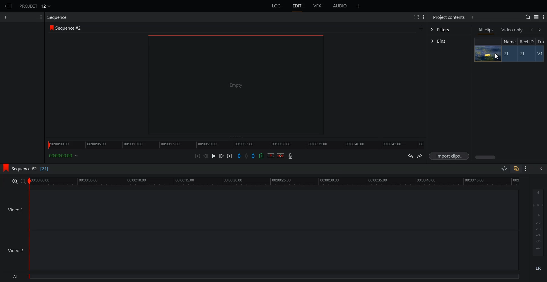 Image resolution: width=547 pixels, height=282 pixels. Describe the element at coordinates (538, 267) in the screenshot. I see `LR` at that location.